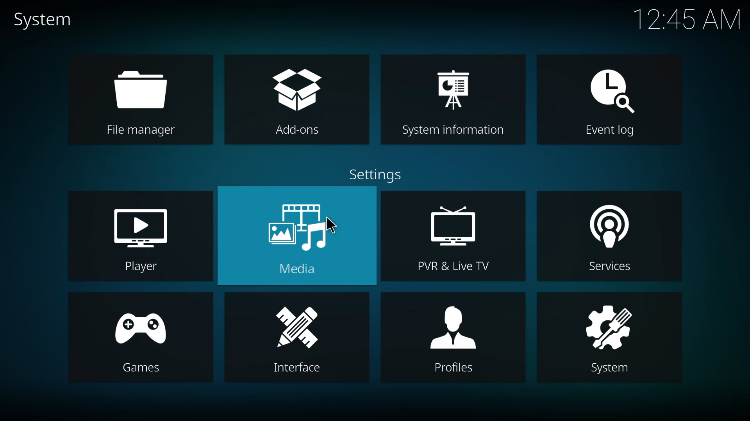 The width and height of the screenshot is (750, 421). Describe the element at coordinates (142, 240) in the screenshot. I see `player` at that location.